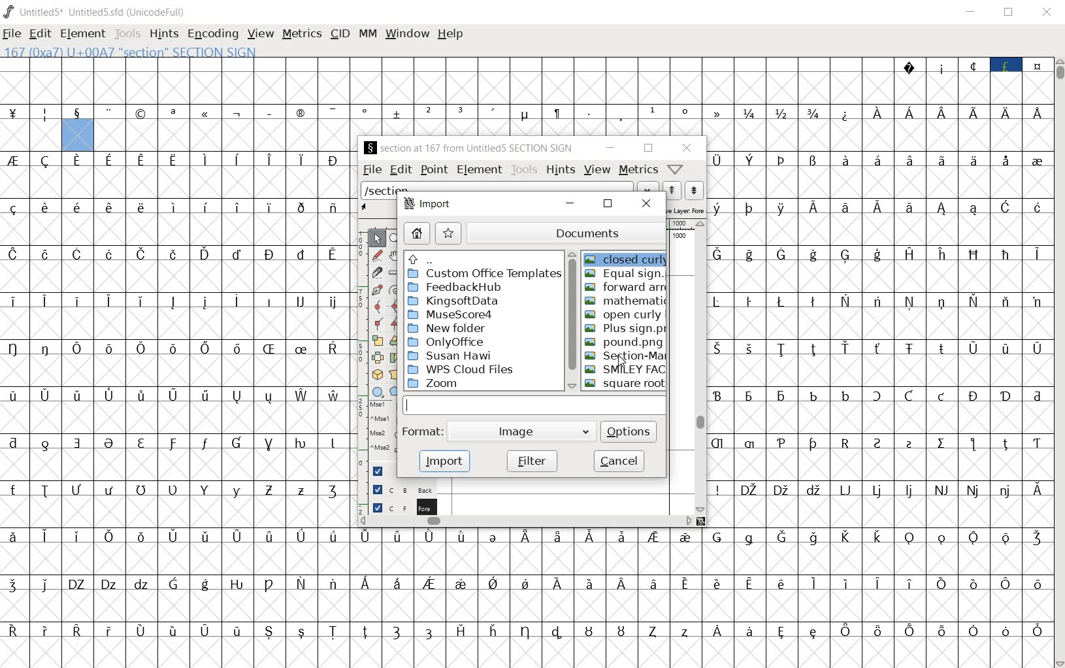 The height and width of the screenshot is (668, 1065). I want to click on Add a corner point, so click(393, 324).